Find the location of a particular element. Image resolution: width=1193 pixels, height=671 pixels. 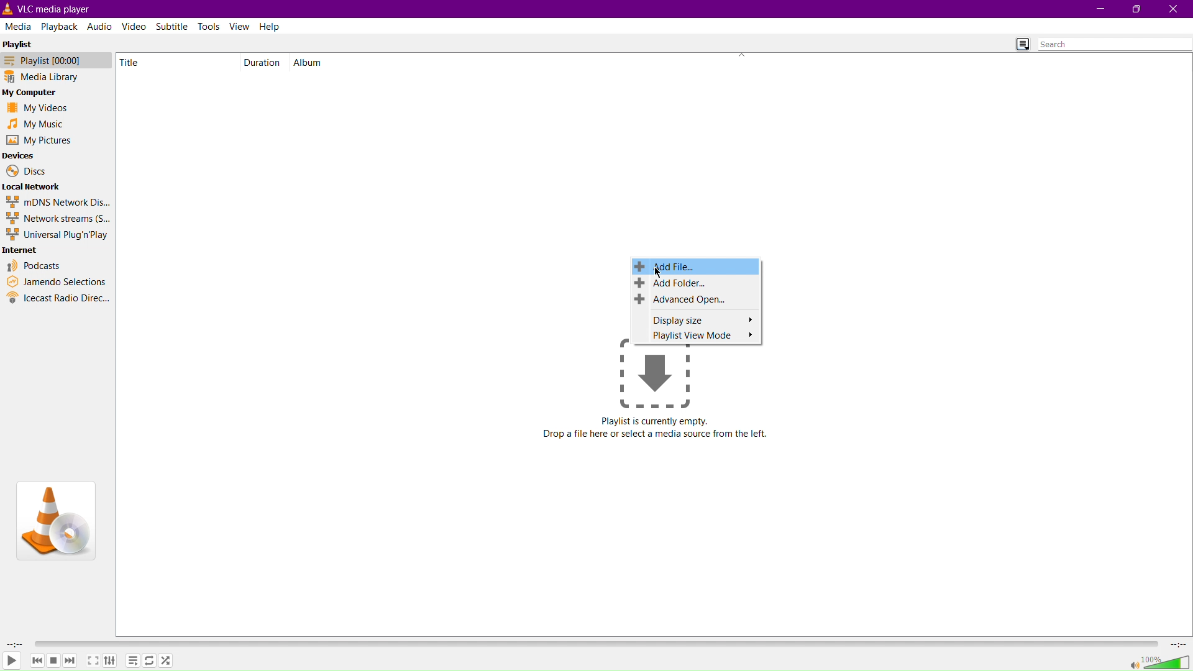

Podcasts is located at coordinates (35, 265).